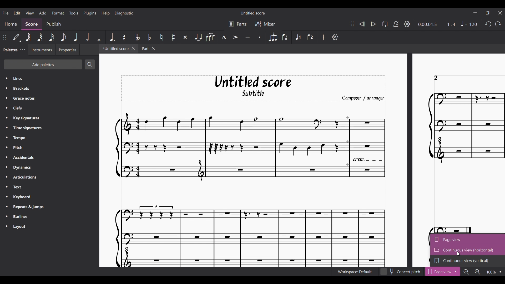 This screenshot has width=505, height=284. What do you see at coordinates (261, 186) in the screenshot?
I see `Current score` at bounding box center [261, 186].